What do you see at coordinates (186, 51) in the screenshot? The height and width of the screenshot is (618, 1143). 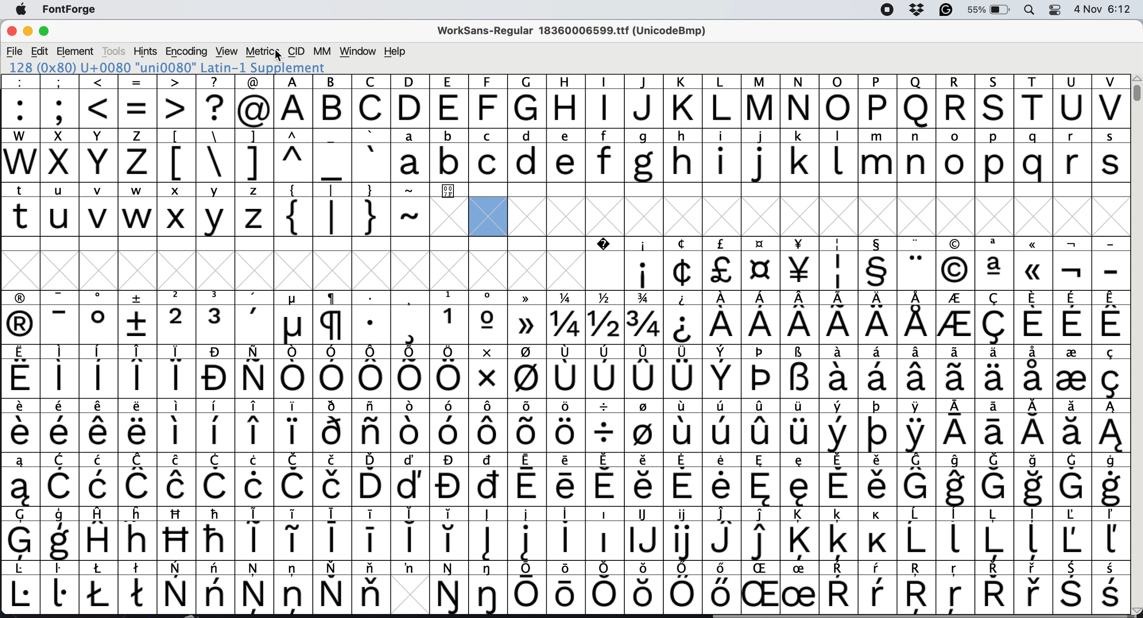 I see `Encoding` at bounding box center [186, 51].